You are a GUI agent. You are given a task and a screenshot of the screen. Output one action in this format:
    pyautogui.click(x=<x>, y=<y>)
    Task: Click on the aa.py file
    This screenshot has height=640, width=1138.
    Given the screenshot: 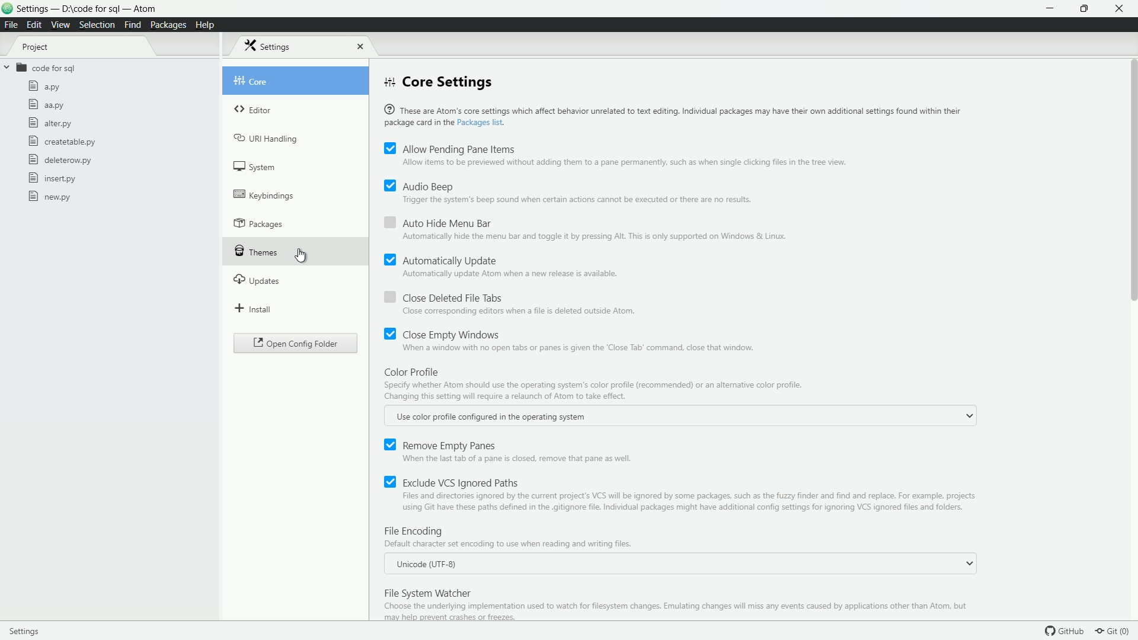 What is the action you would take?
    pyautogui.click(x=46, y=106)
    